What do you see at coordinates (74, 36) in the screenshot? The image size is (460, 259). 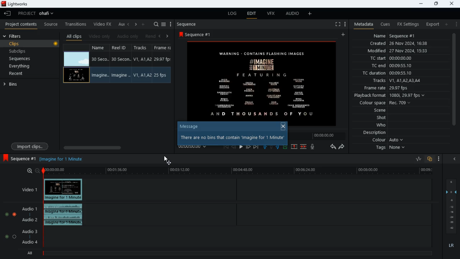 I see `all clips` at bounding box center [74, 36].